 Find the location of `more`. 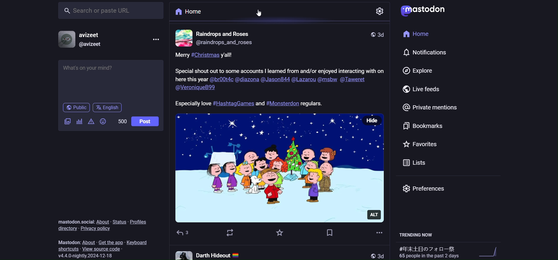

more is located at coordinates (379, 232).